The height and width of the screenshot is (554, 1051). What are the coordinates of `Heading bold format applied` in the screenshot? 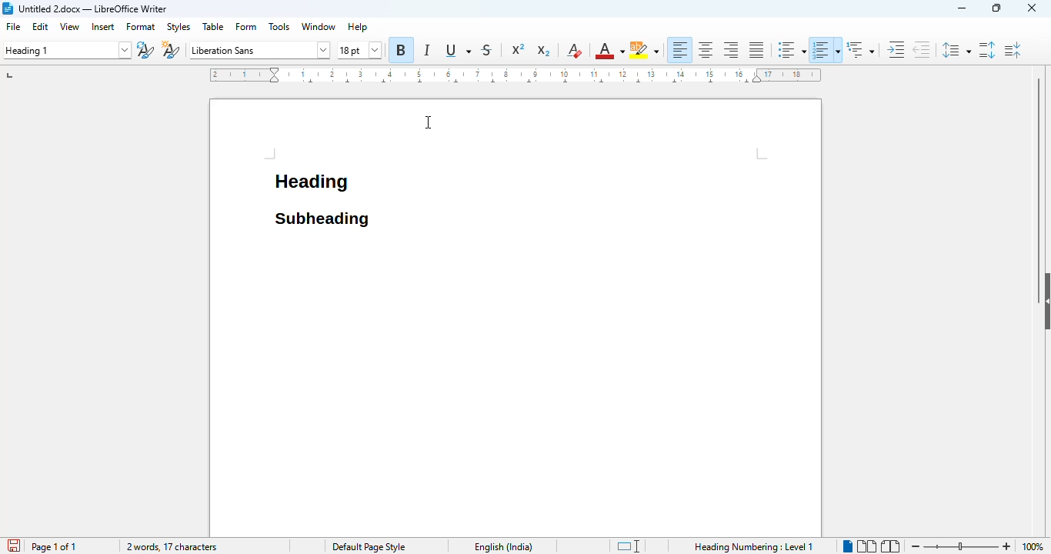 It's located at (312, 186).